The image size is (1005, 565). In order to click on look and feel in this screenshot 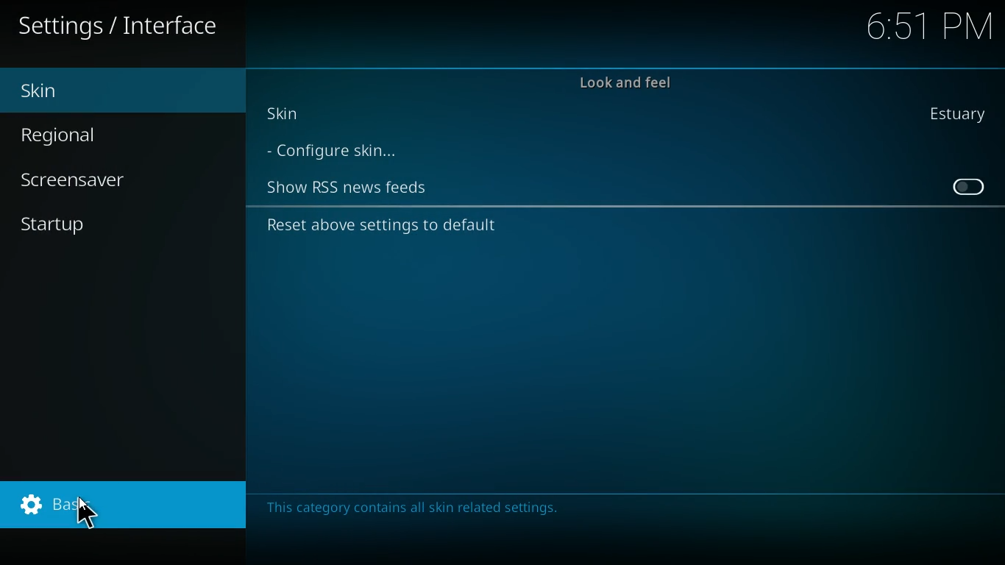, I will do `click(629, 82)`.